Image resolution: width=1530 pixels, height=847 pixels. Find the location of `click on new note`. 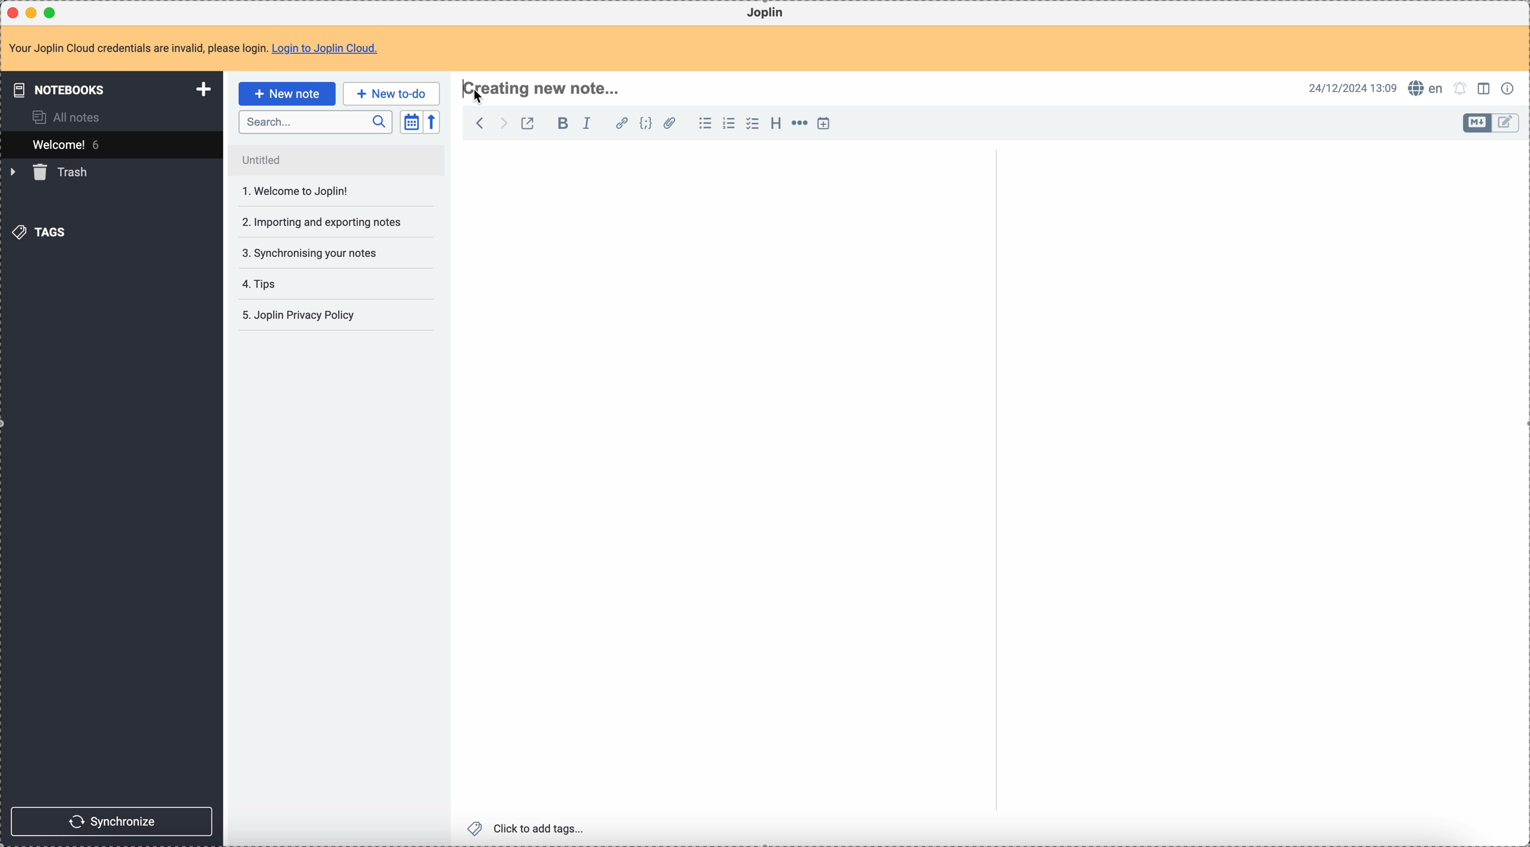

click on new note is located at coordinates (286, 93).